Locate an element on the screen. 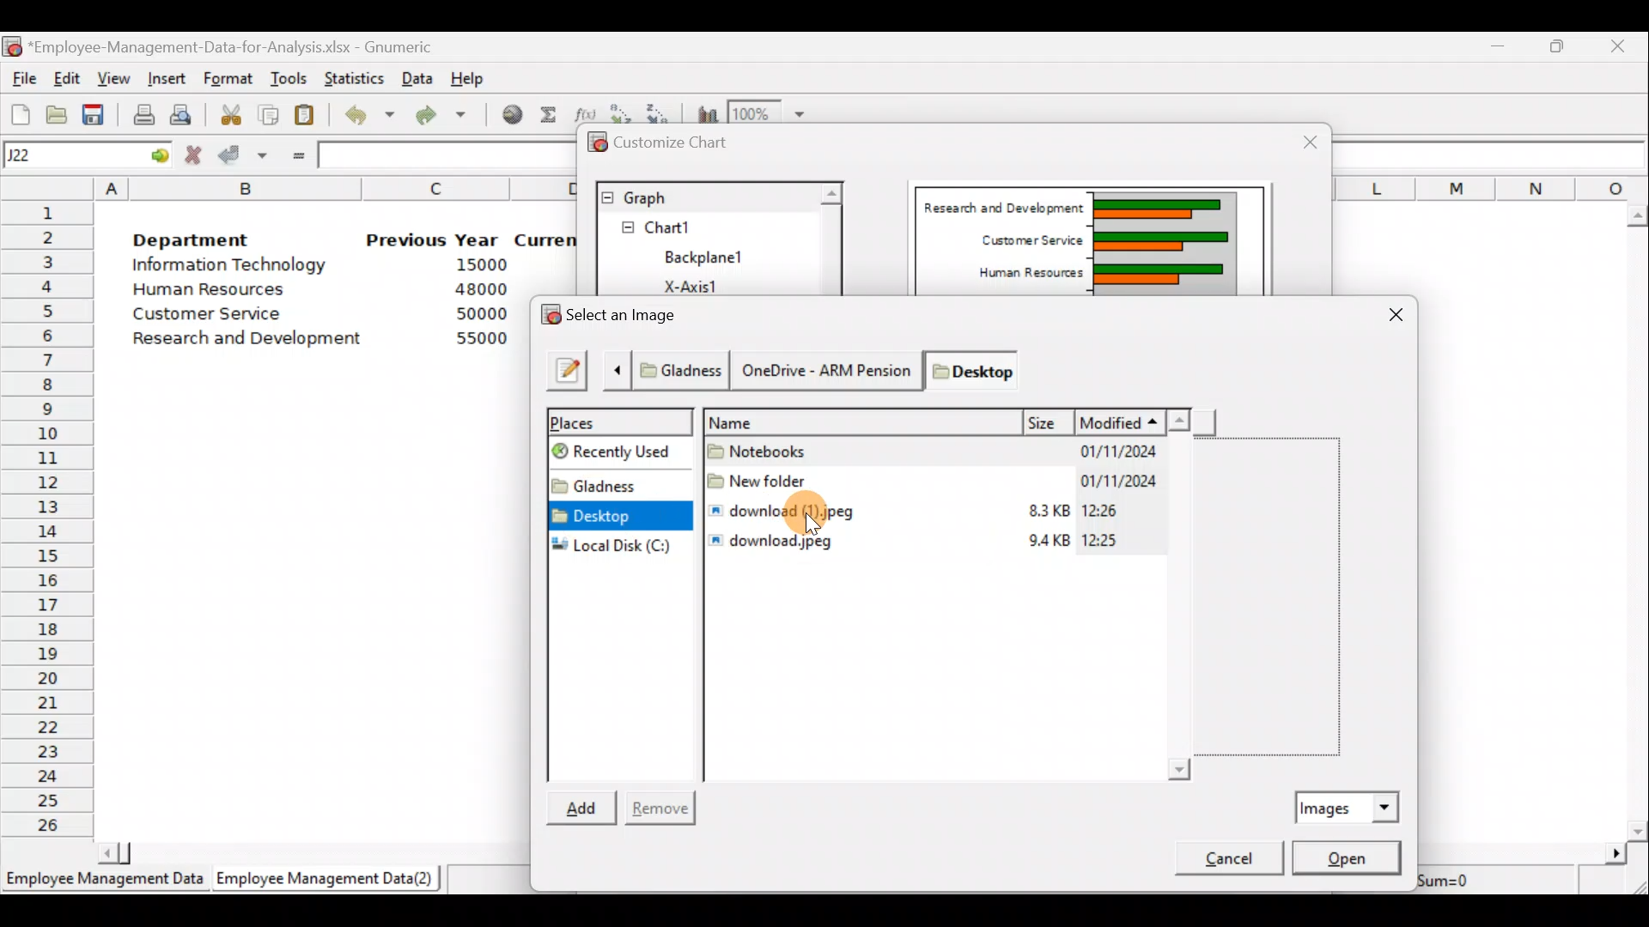 Image resolution: width=1649 pixels, height=927 pixels. Copy the selection is located at coordinates (273, 115).